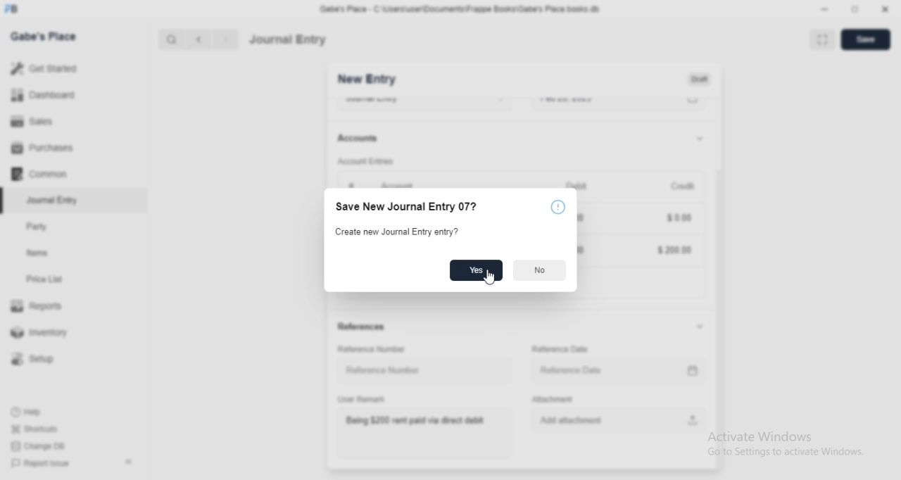  I want to click on no, so click(538, 272).